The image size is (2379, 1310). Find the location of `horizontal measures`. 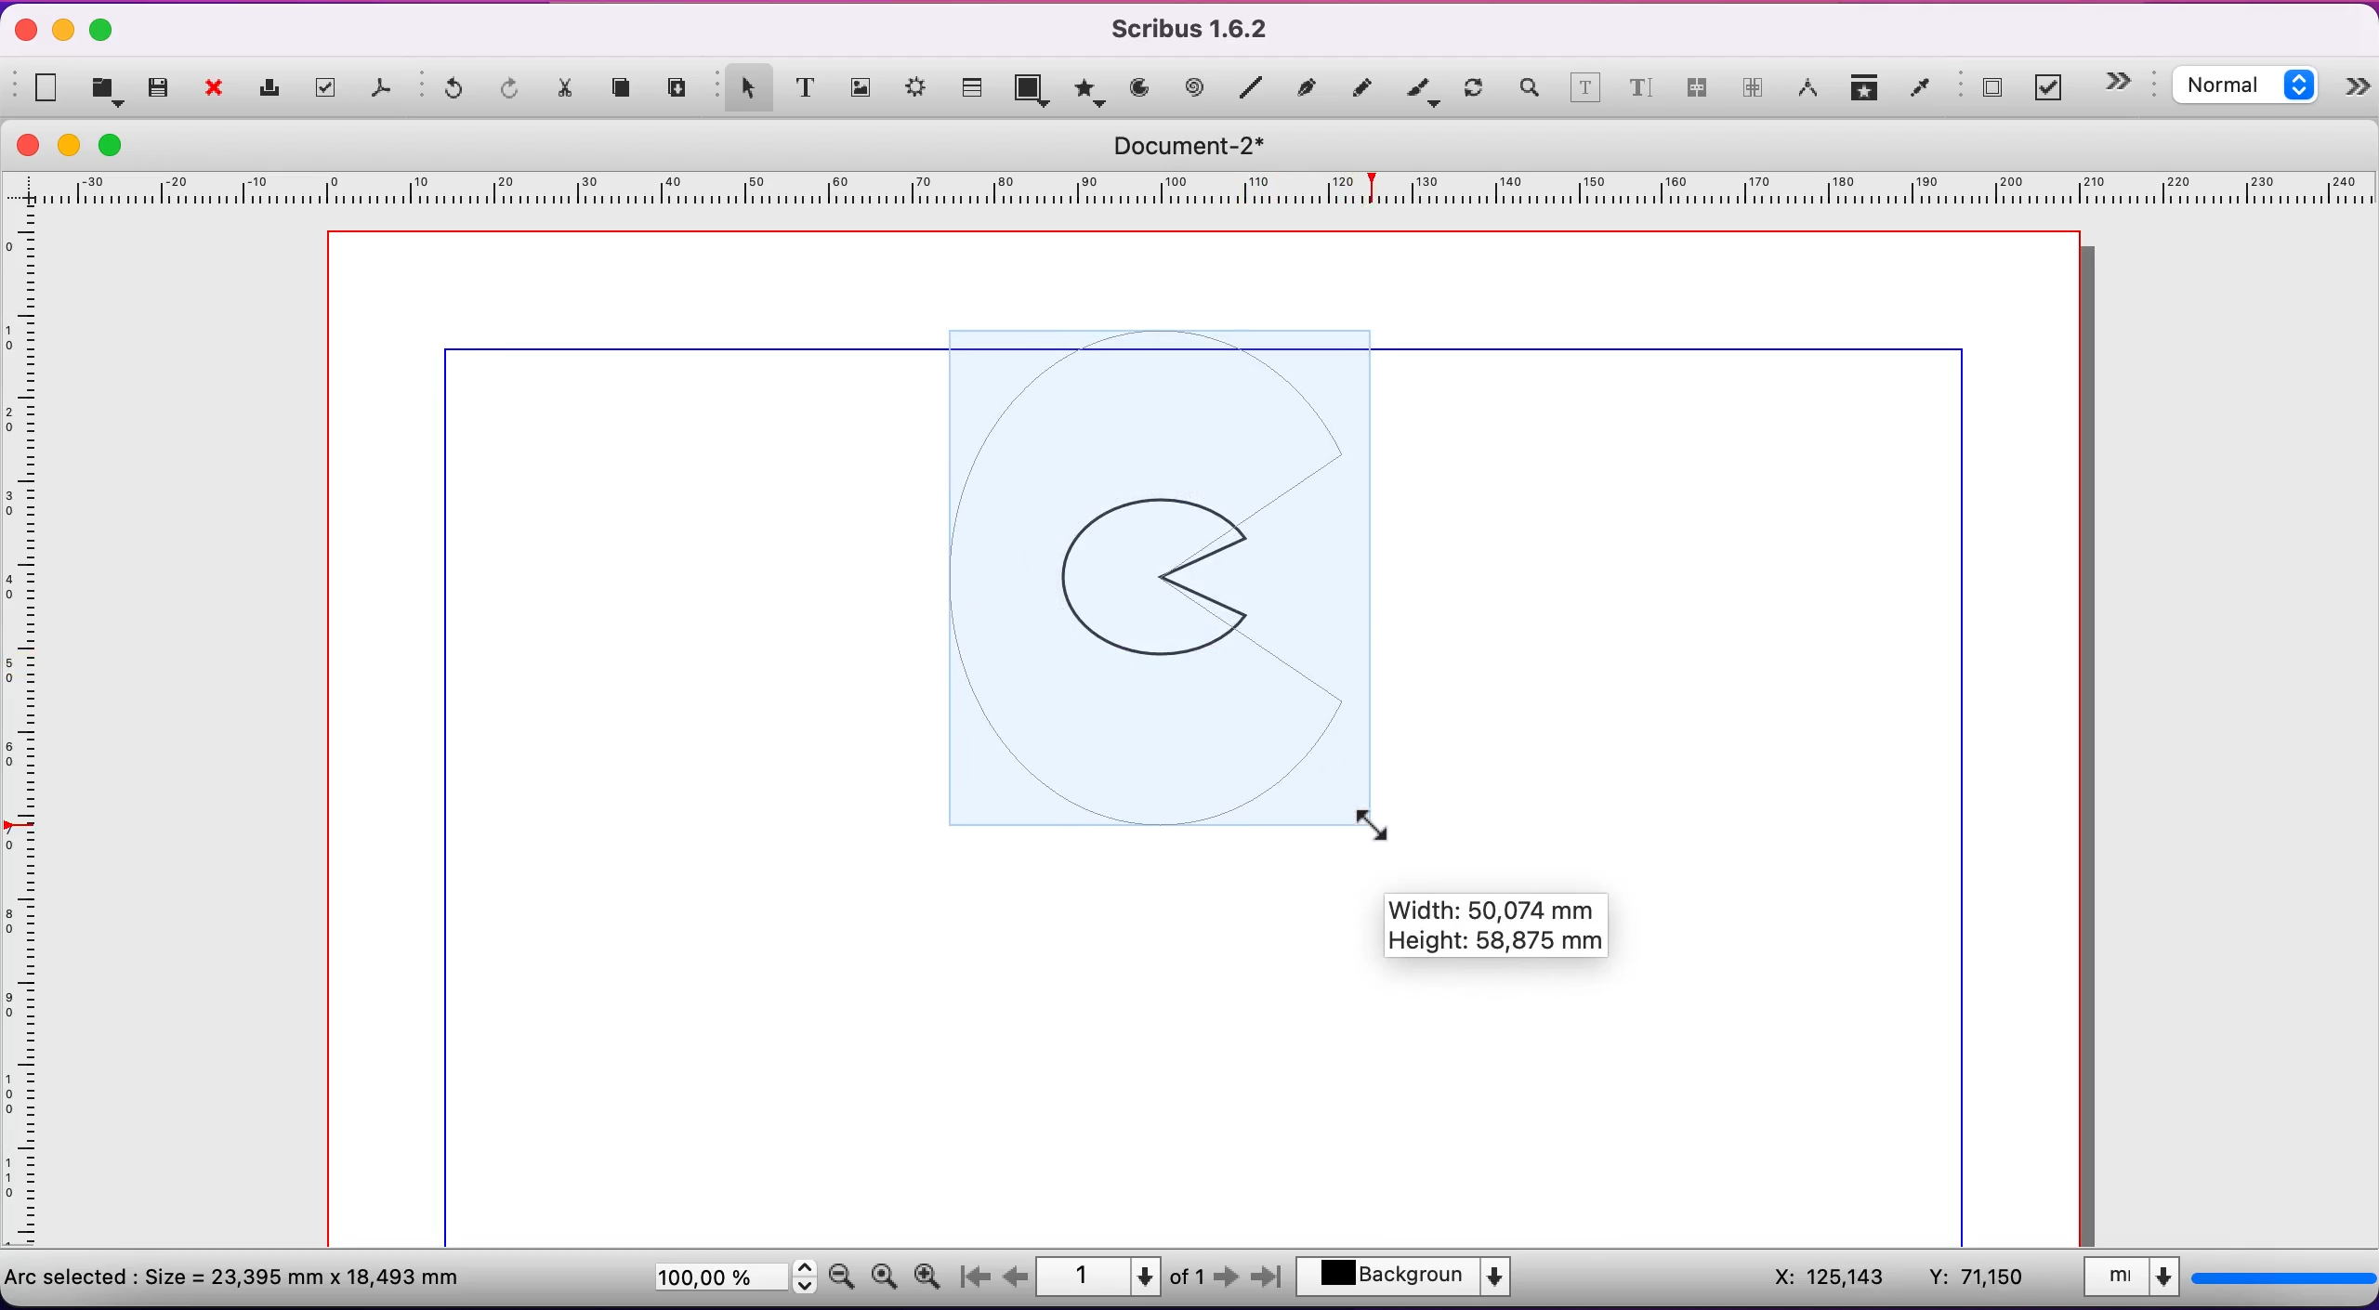

horizontal measures is located at coordinates (1194, 195).